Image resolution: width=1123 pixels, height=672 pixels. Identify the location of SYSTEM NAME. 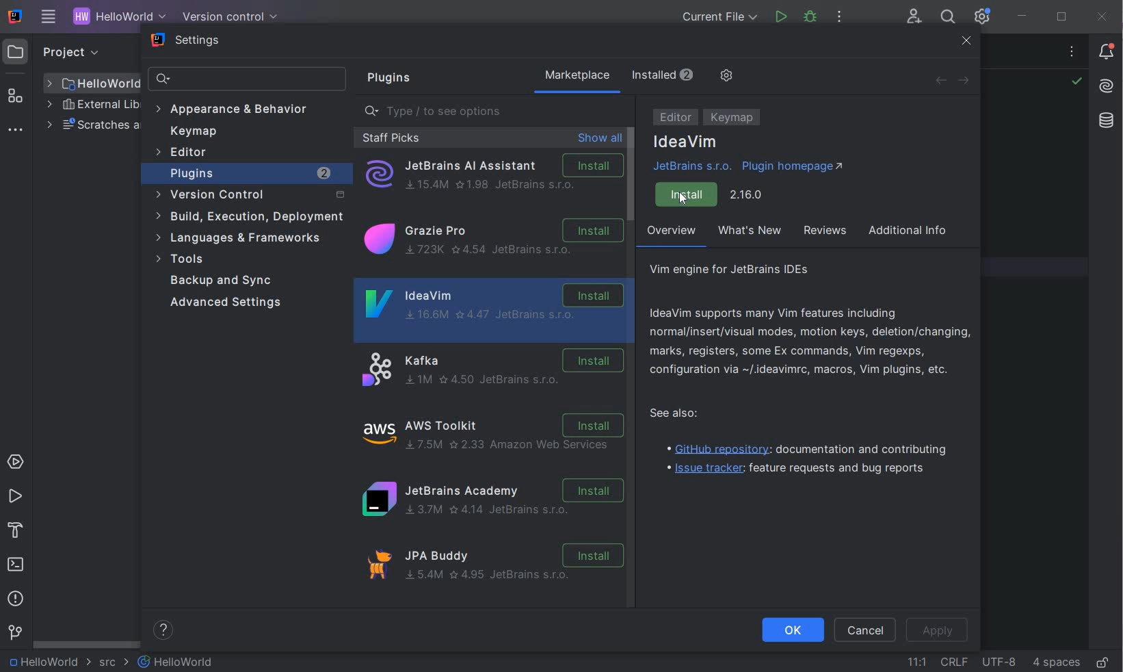
(13, 17).